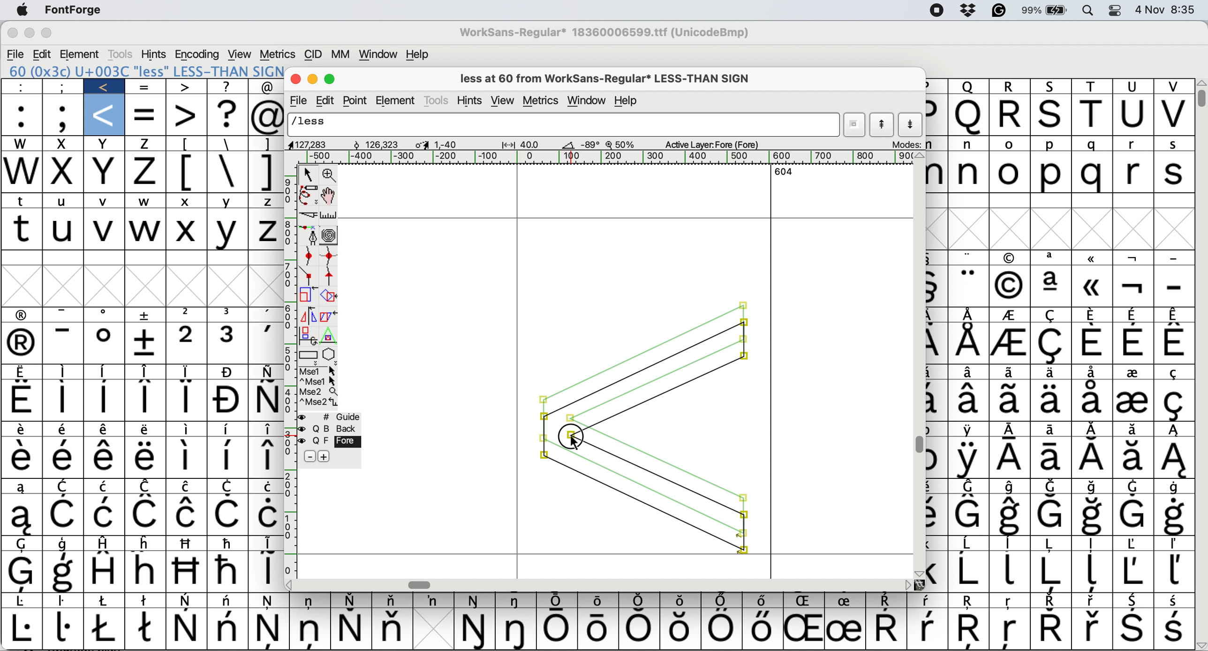  I want to click on Symbol, so click(146, 571).